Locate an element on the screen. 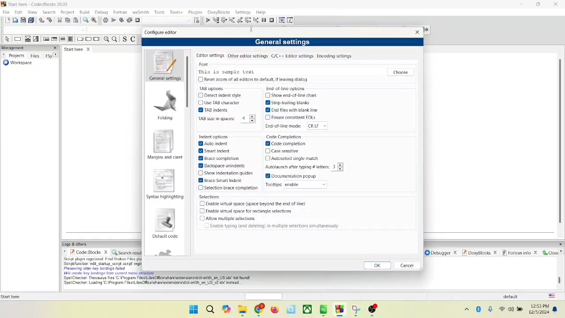 Image resolution: width=565 pixels, height=318 pixels. project is located at coordinates (68, 13).